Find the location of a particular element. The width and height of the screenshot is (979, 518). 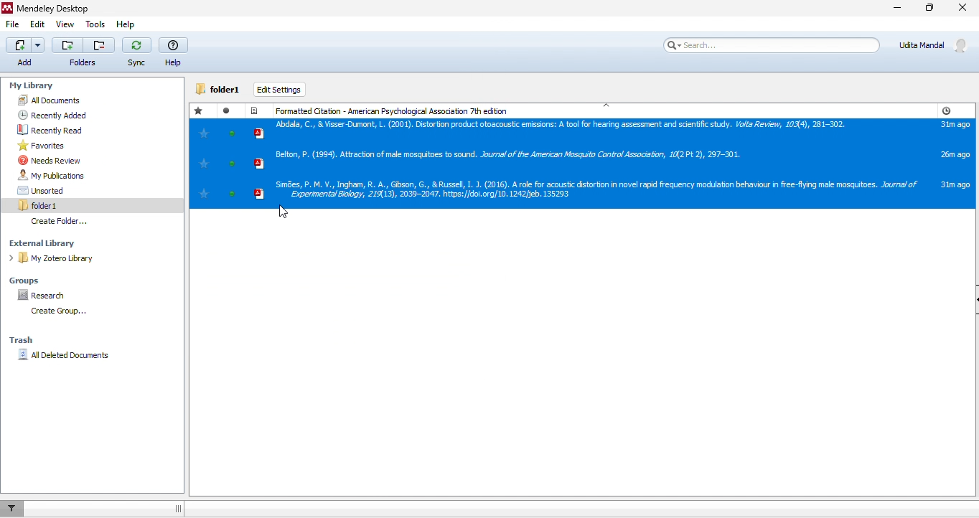

add is located at coordinates (23, 52).